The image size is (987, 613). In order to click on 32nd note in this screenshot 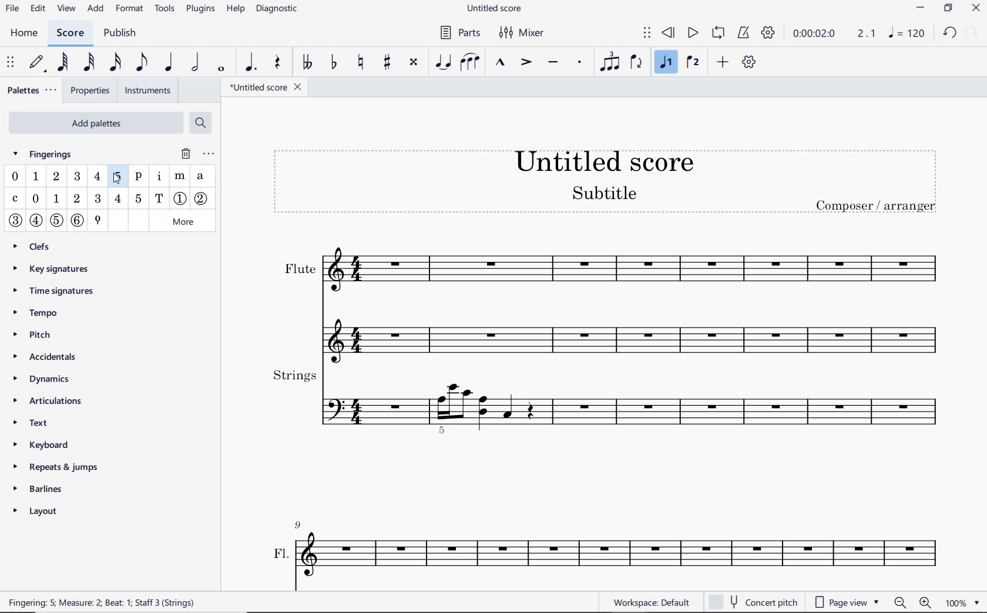, I will do `click(89, 61)`.